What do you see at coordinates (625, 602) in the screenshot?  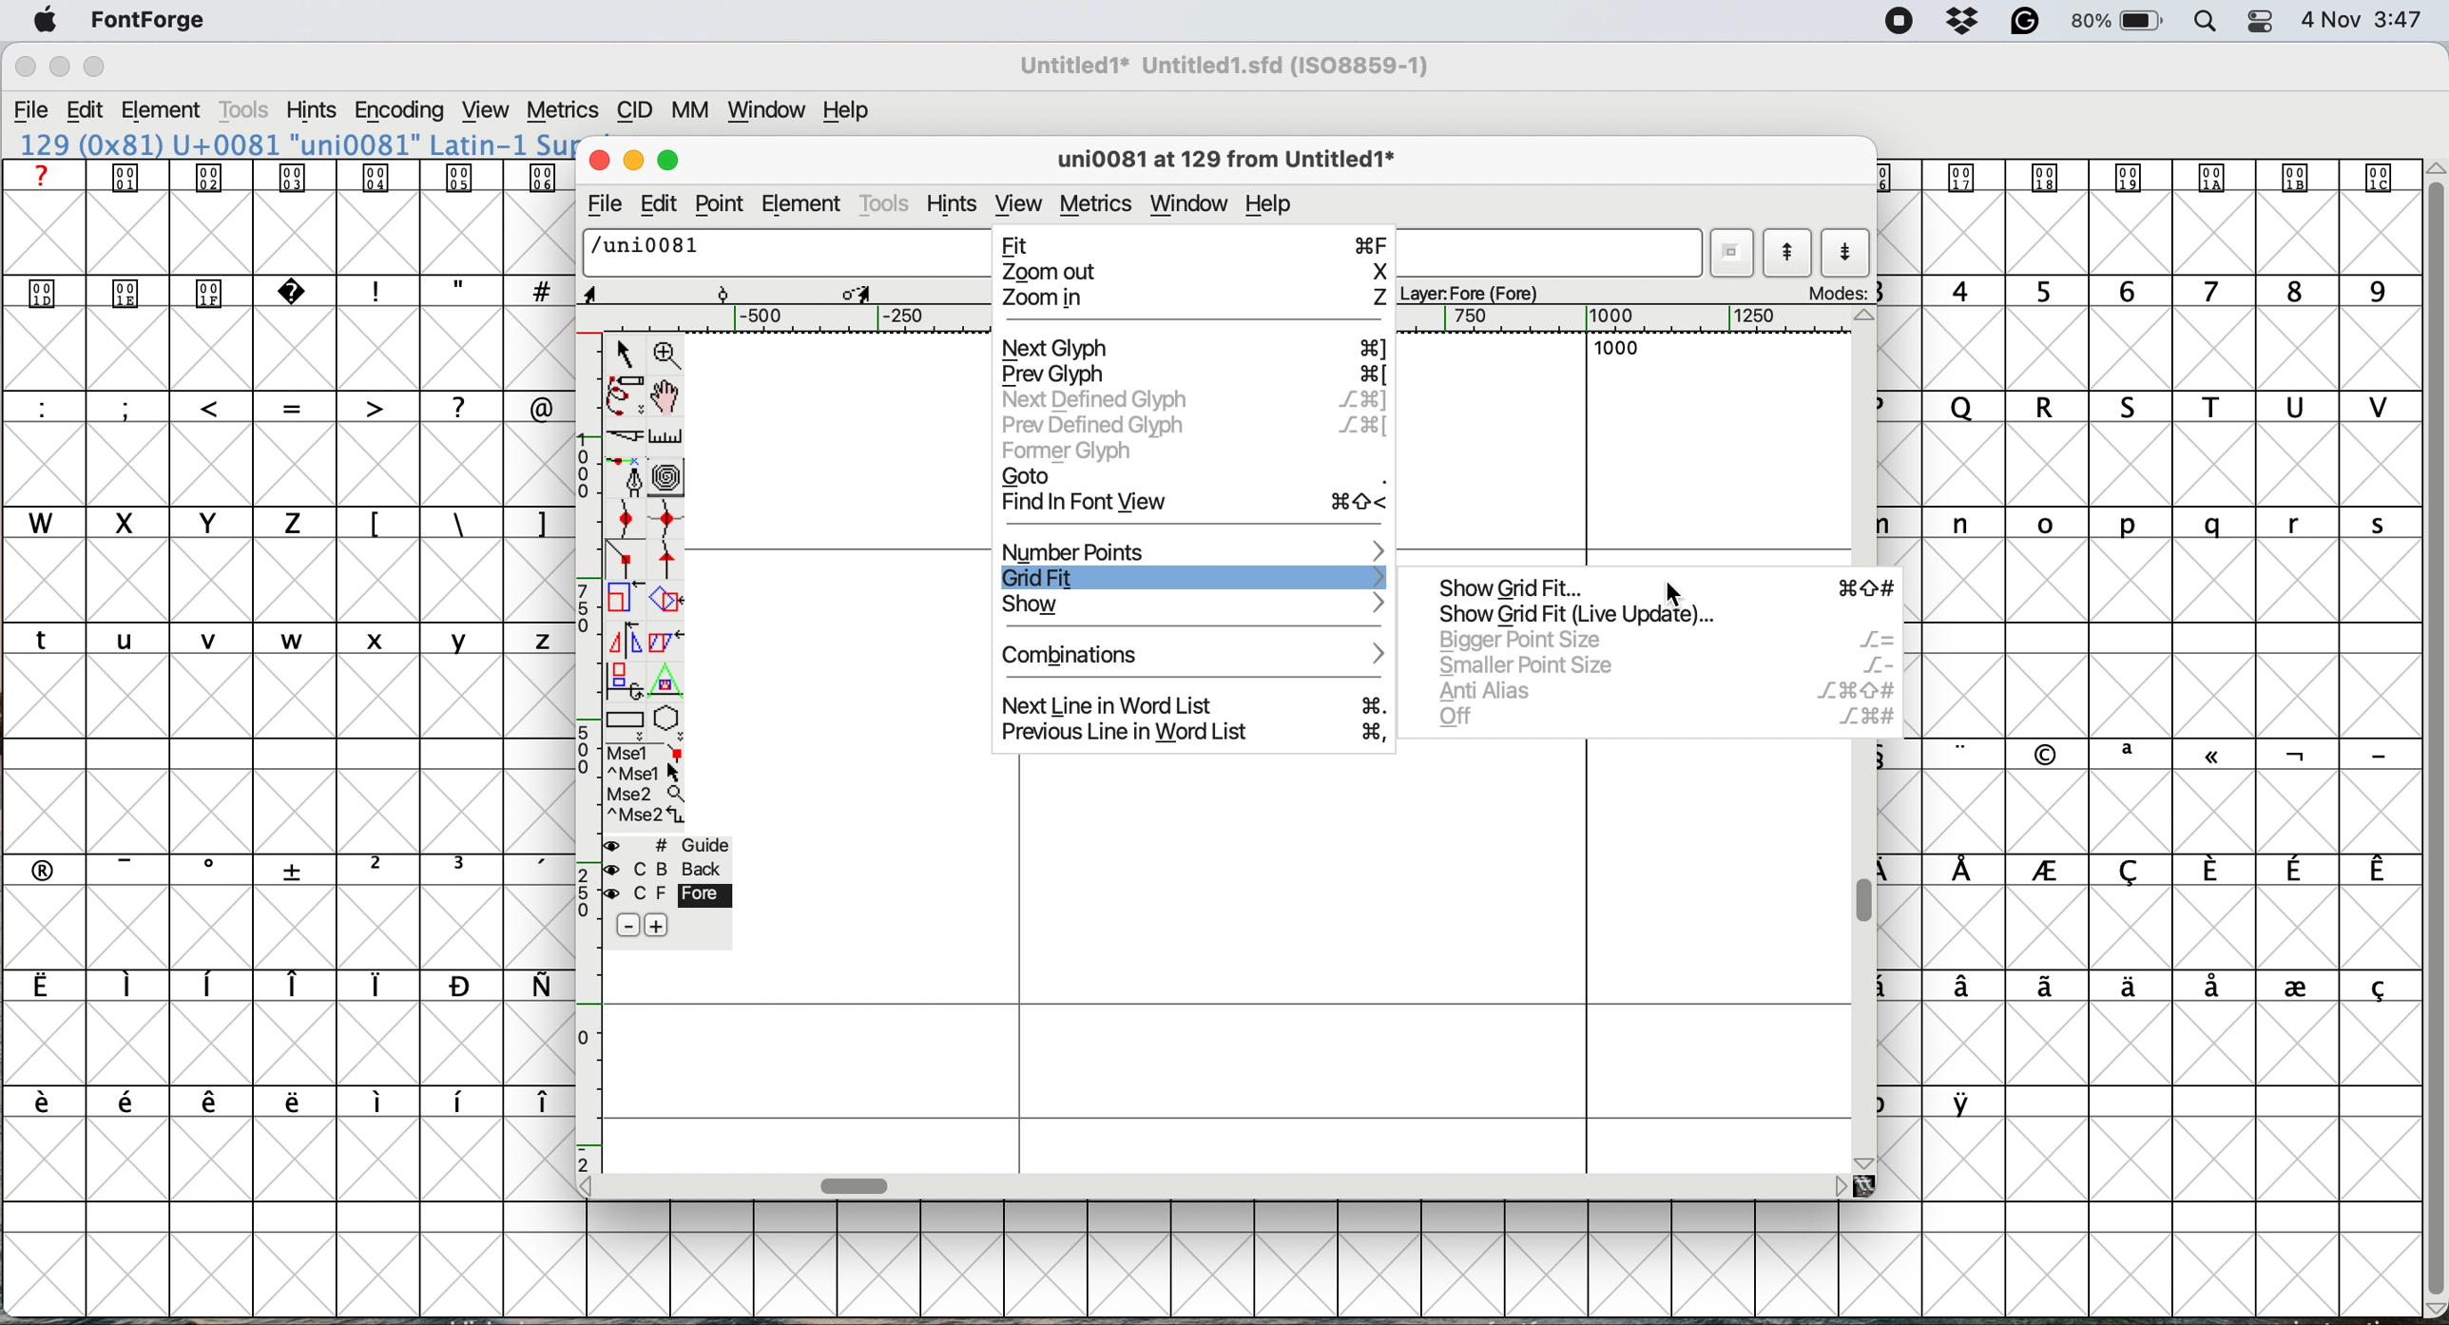 I see `scale the selection` at bounding box center [625, 602].